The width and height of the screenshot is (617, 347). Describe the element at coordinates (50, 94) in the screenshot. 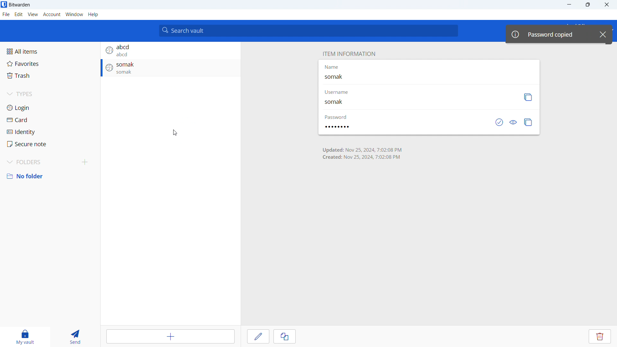

I see `types` at that location.